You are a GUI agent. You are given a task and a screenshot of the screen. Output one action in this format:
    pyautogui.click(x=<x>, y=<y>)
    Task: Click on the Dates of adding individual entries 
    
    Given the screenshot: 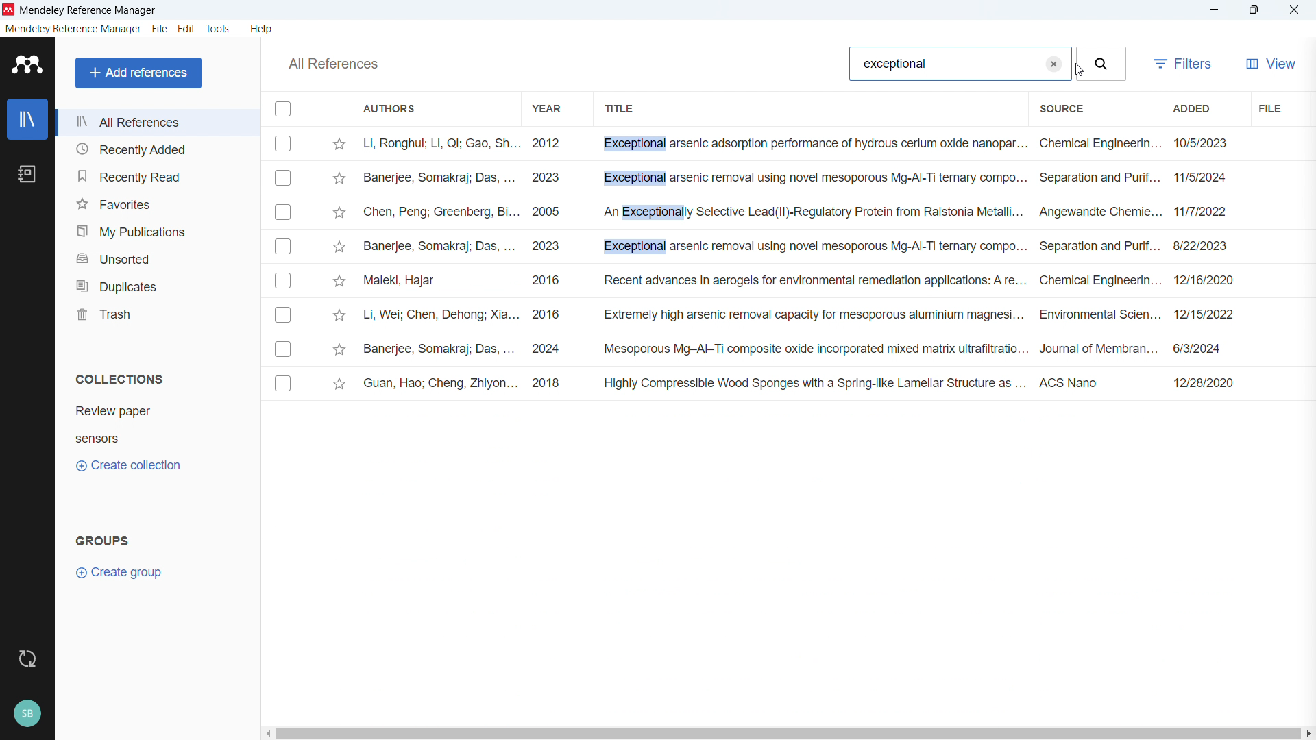 What is the action you would take?
    pyautogui.click(x=1208, y=269)
    